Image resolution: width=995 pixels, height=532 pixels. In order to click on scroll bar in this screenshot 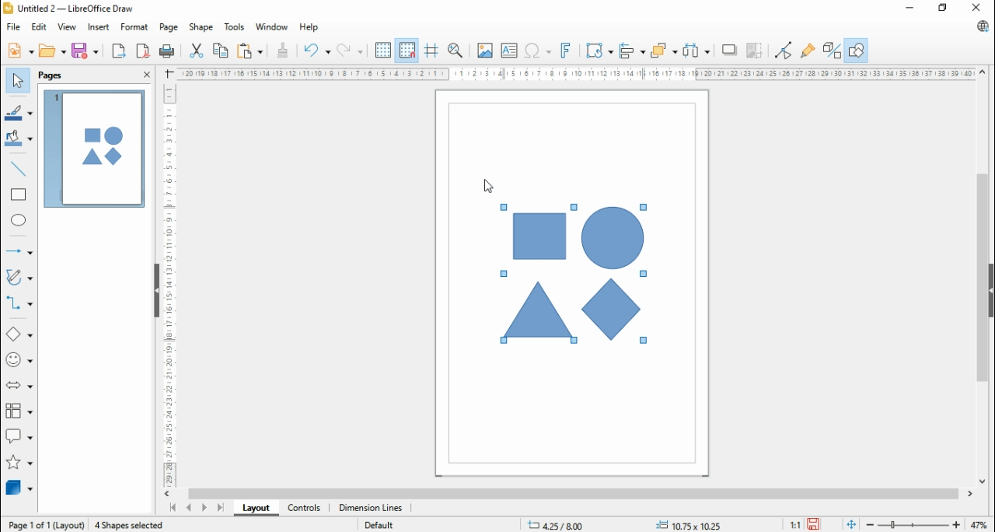, I will do `click(572, 494)`.